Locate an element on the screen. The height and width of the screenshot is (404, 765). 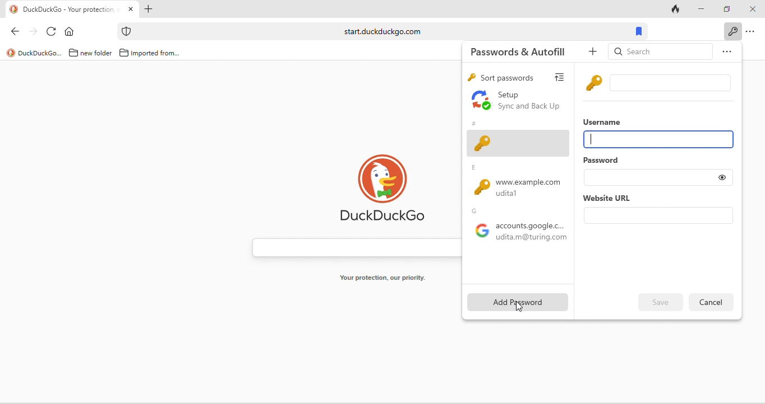
add password is located at coordinates (519, 302).